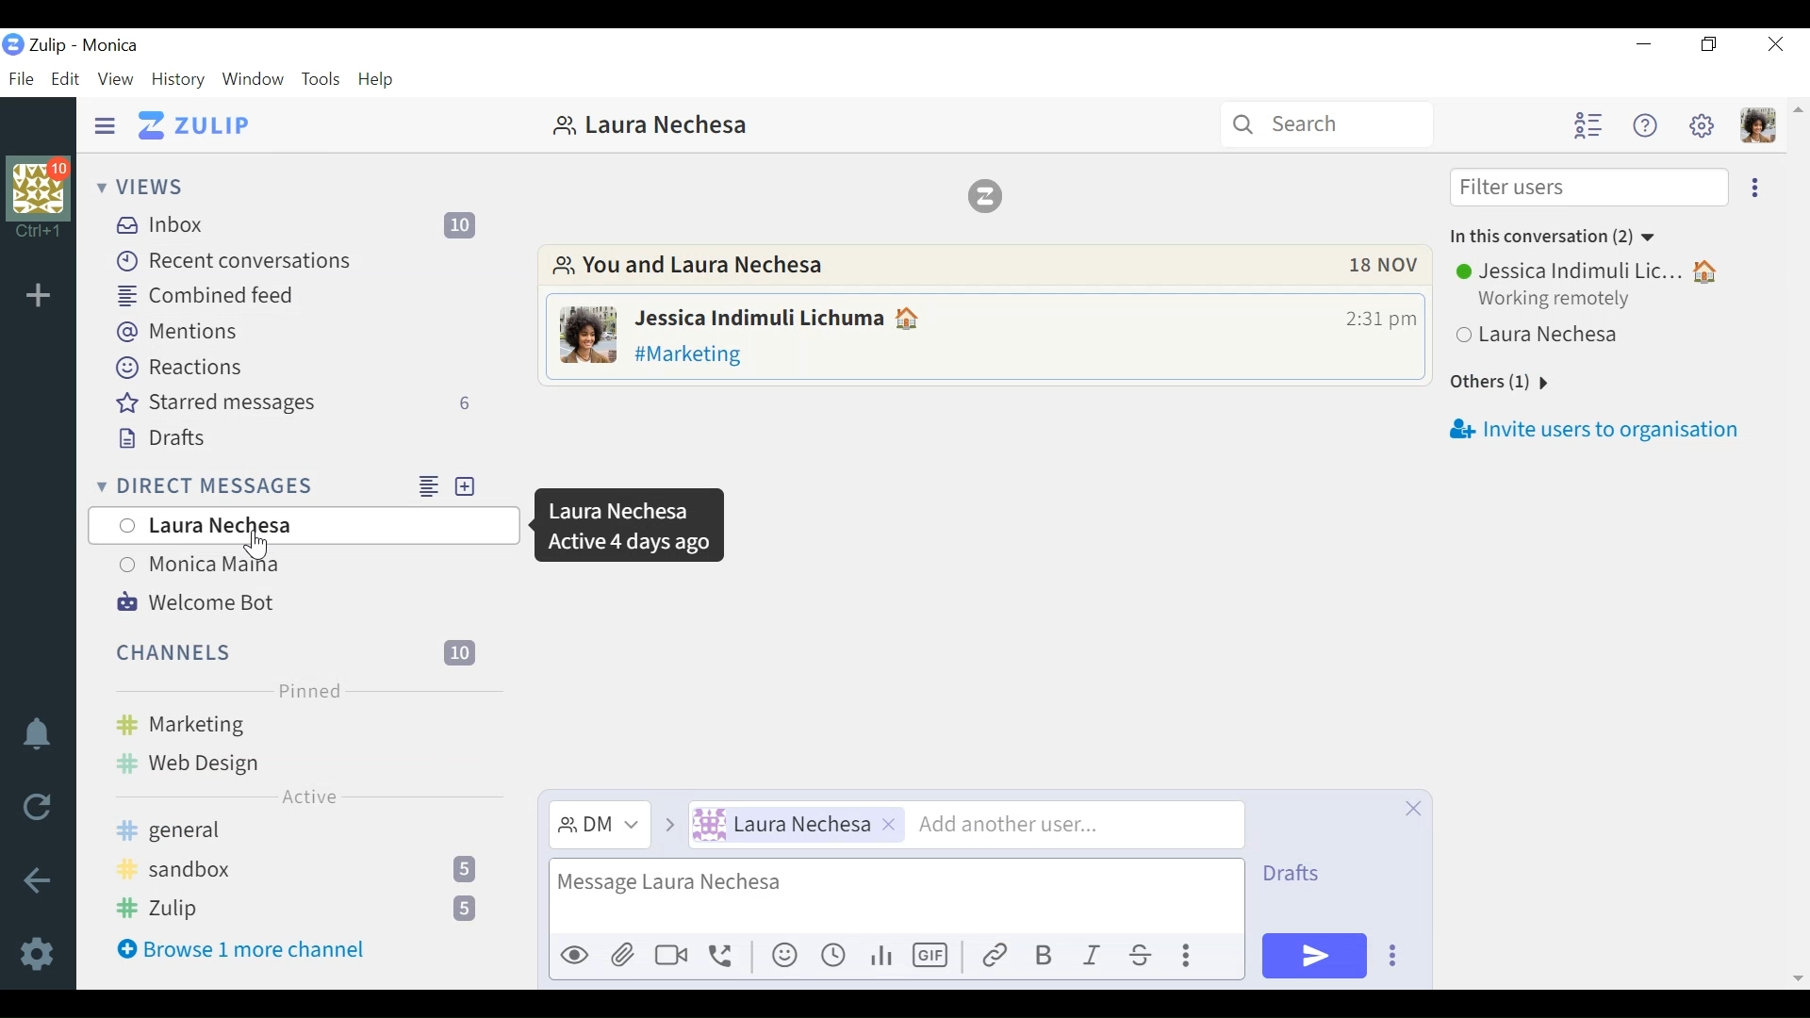 This screenshot has height=1018, width=1810. I want to click on Add another user, so click(1078, 826).